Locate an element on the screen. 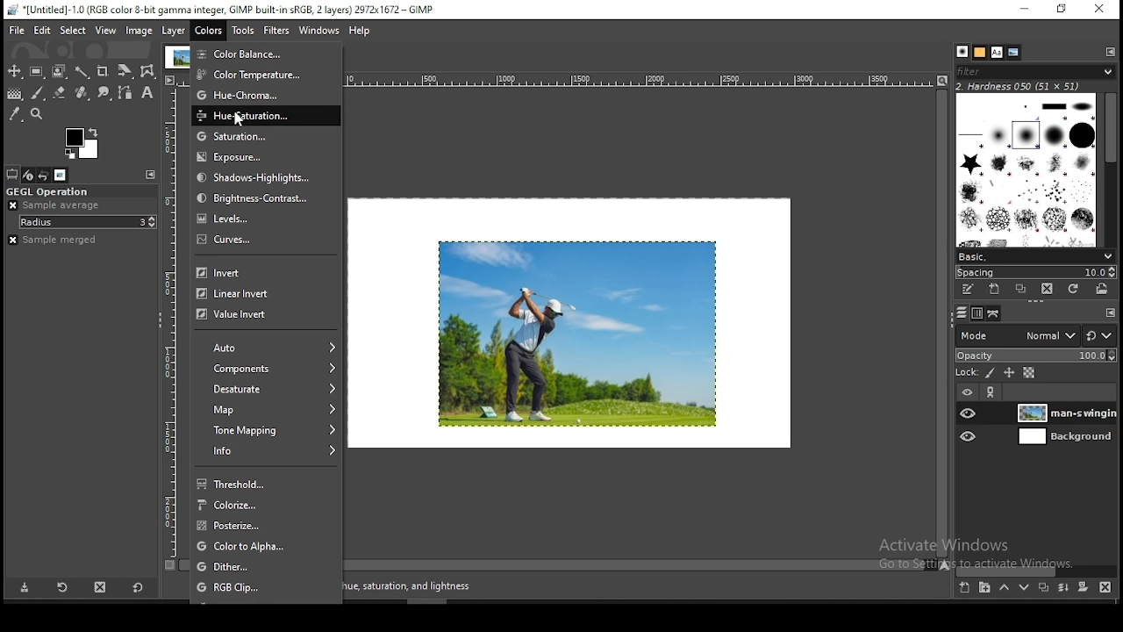 Image resolution: width=1123 pixels, height=632 pixels. linear invert is located at coordinates (268, 292).